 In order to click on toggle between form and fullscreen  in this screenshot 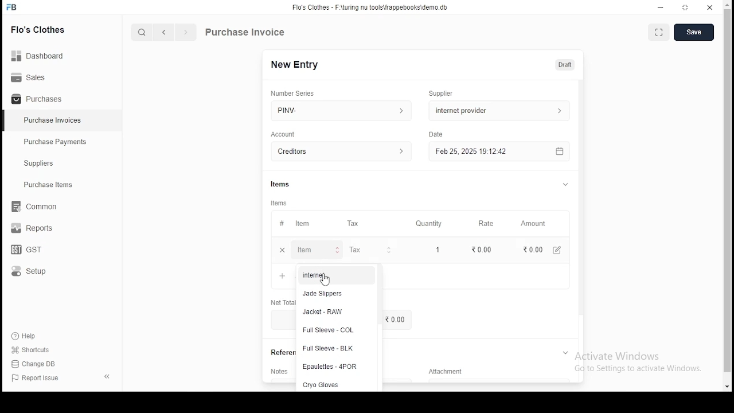, I will do `click(659, 32)`.